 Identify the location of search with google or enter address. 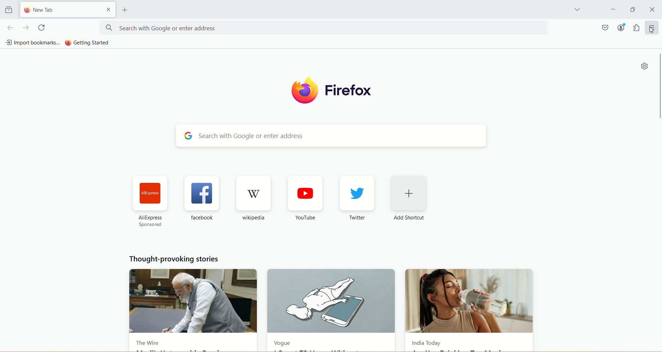
(322, 28).